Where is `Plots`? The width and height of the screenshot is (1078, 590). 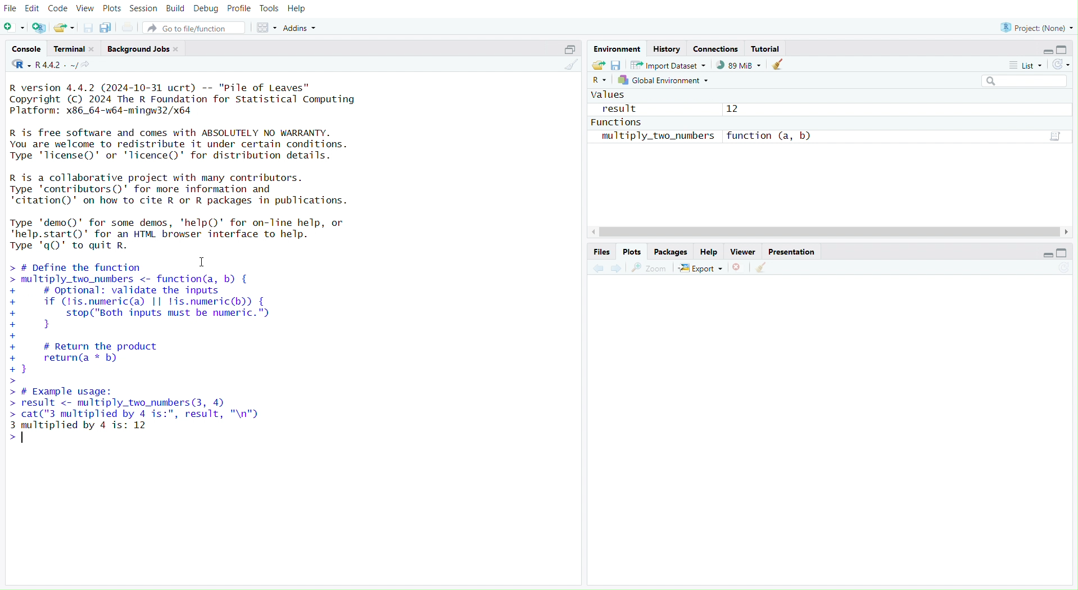
Plots is located at coordinates (632, 252).